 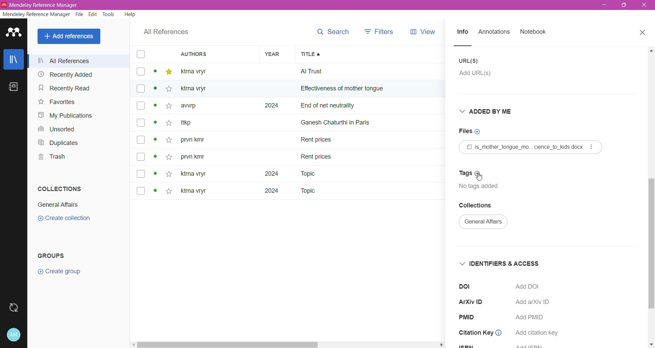 I want to click on box, so click(x=141, y=72).